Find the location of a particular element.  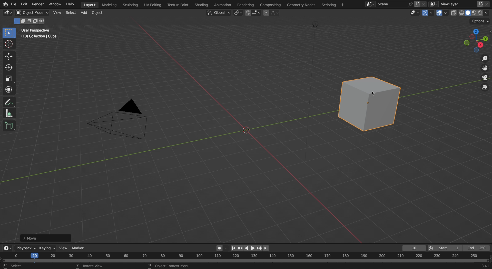

Scale is located at coordinates (9, 77).